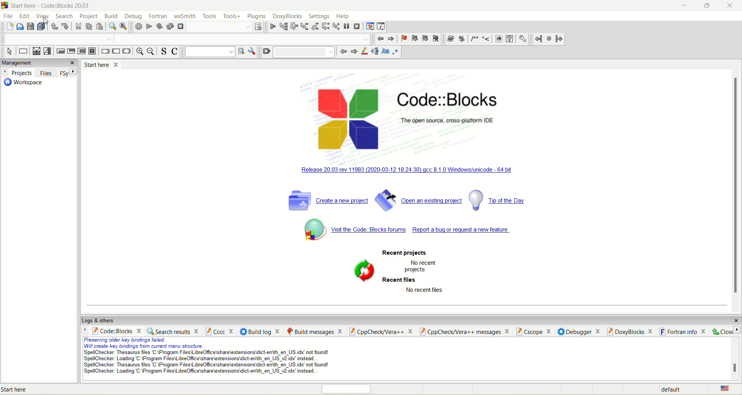 Image resolution: width=742 pixels, height=395 pixels. Describe the element at coordinates (369, 230) in the screenshot. I see `Visit the Code: Blocks forums` at that location.